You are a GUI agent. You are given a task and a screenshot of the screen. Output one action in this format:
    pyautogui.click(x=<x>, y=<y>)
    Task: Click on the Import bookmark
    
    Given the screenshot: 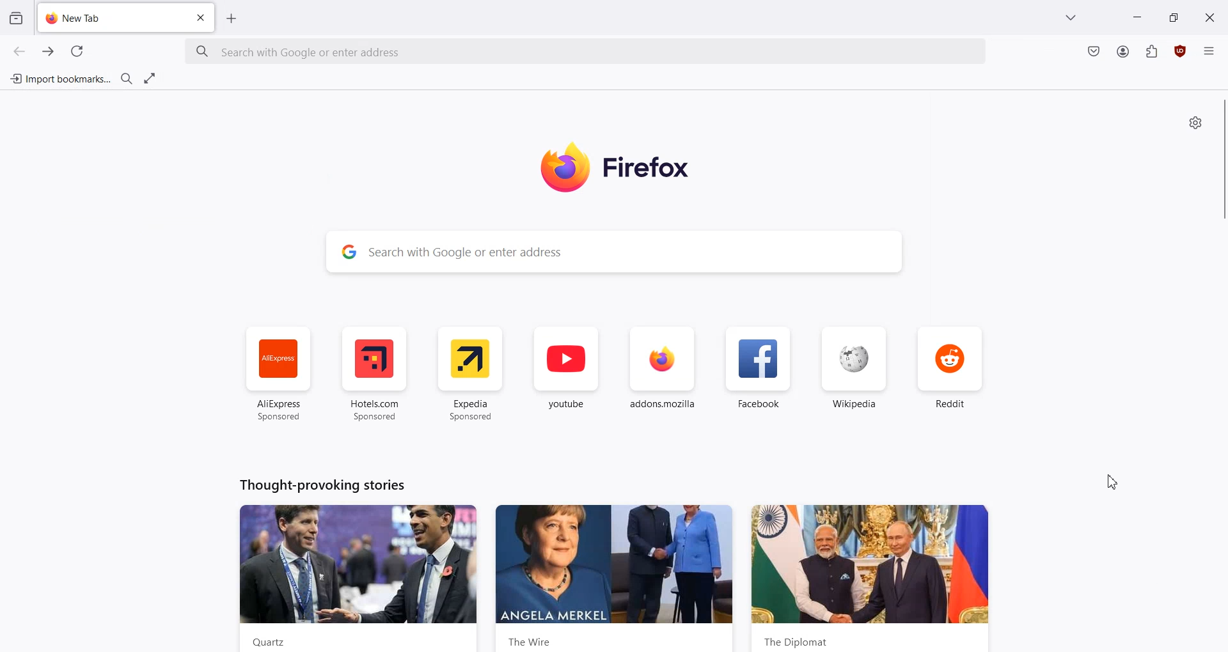 What is the action you would take?
    pyautogui.click(x=59, y=77)
    